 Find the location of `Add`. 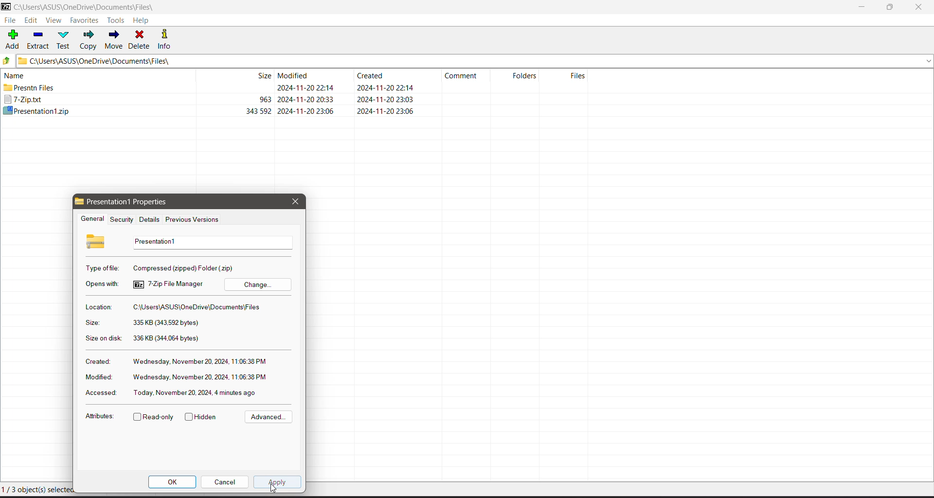

Add is located at coordinates (13, 38).